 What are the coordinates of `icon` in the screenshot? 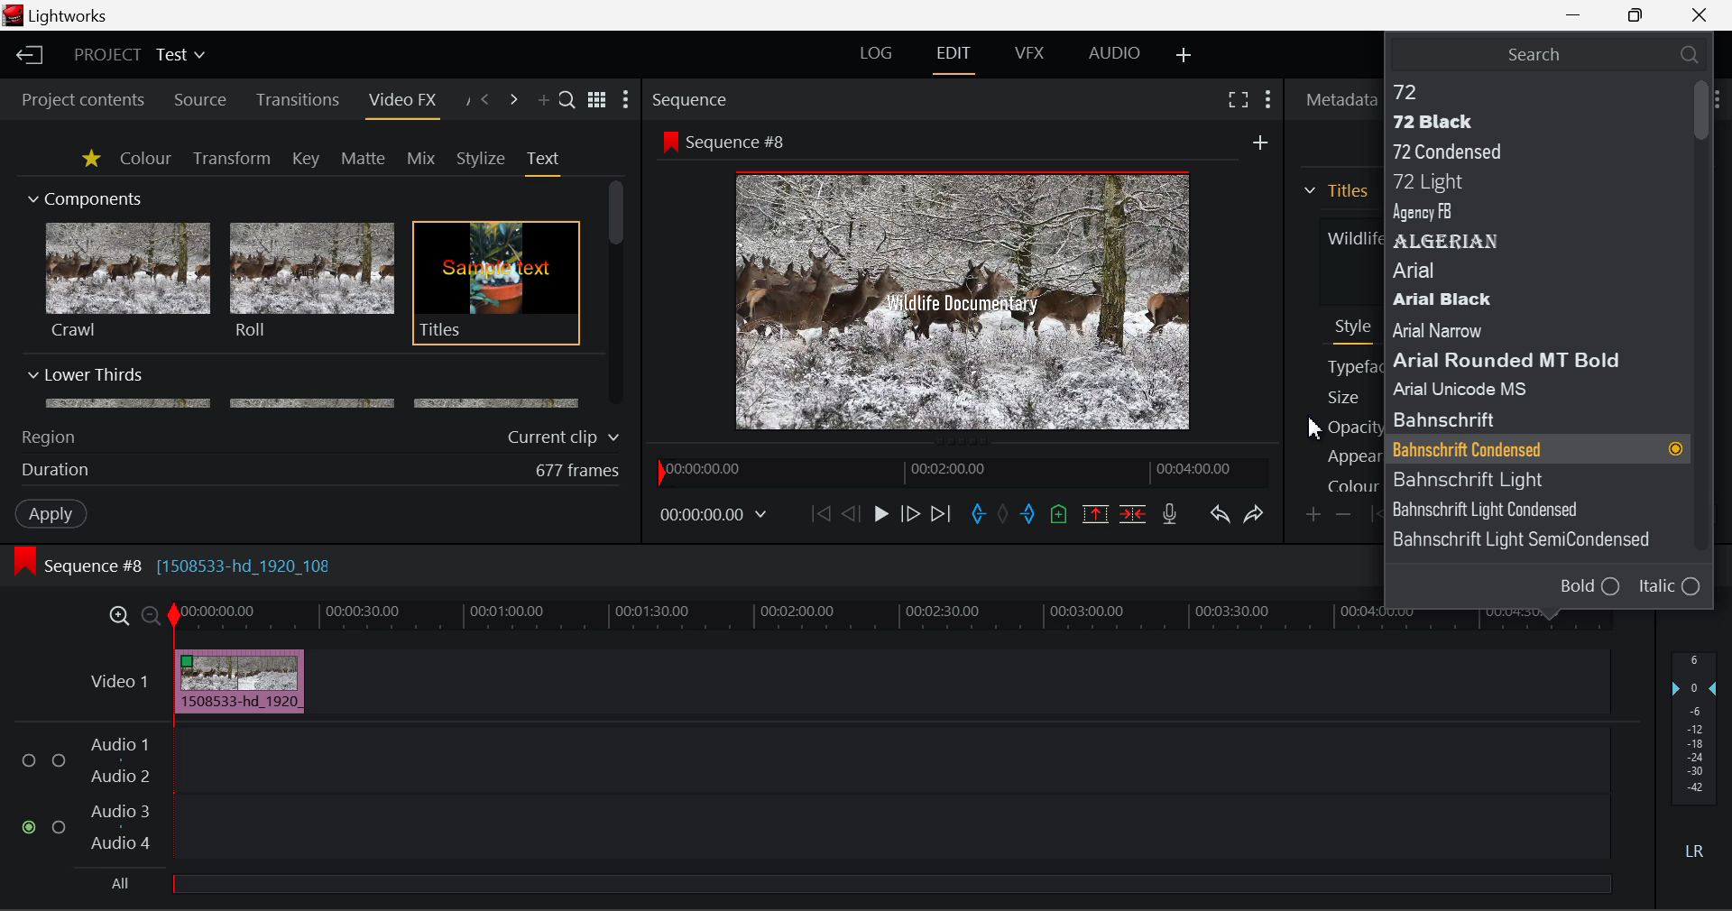 It's located at (23, 562).